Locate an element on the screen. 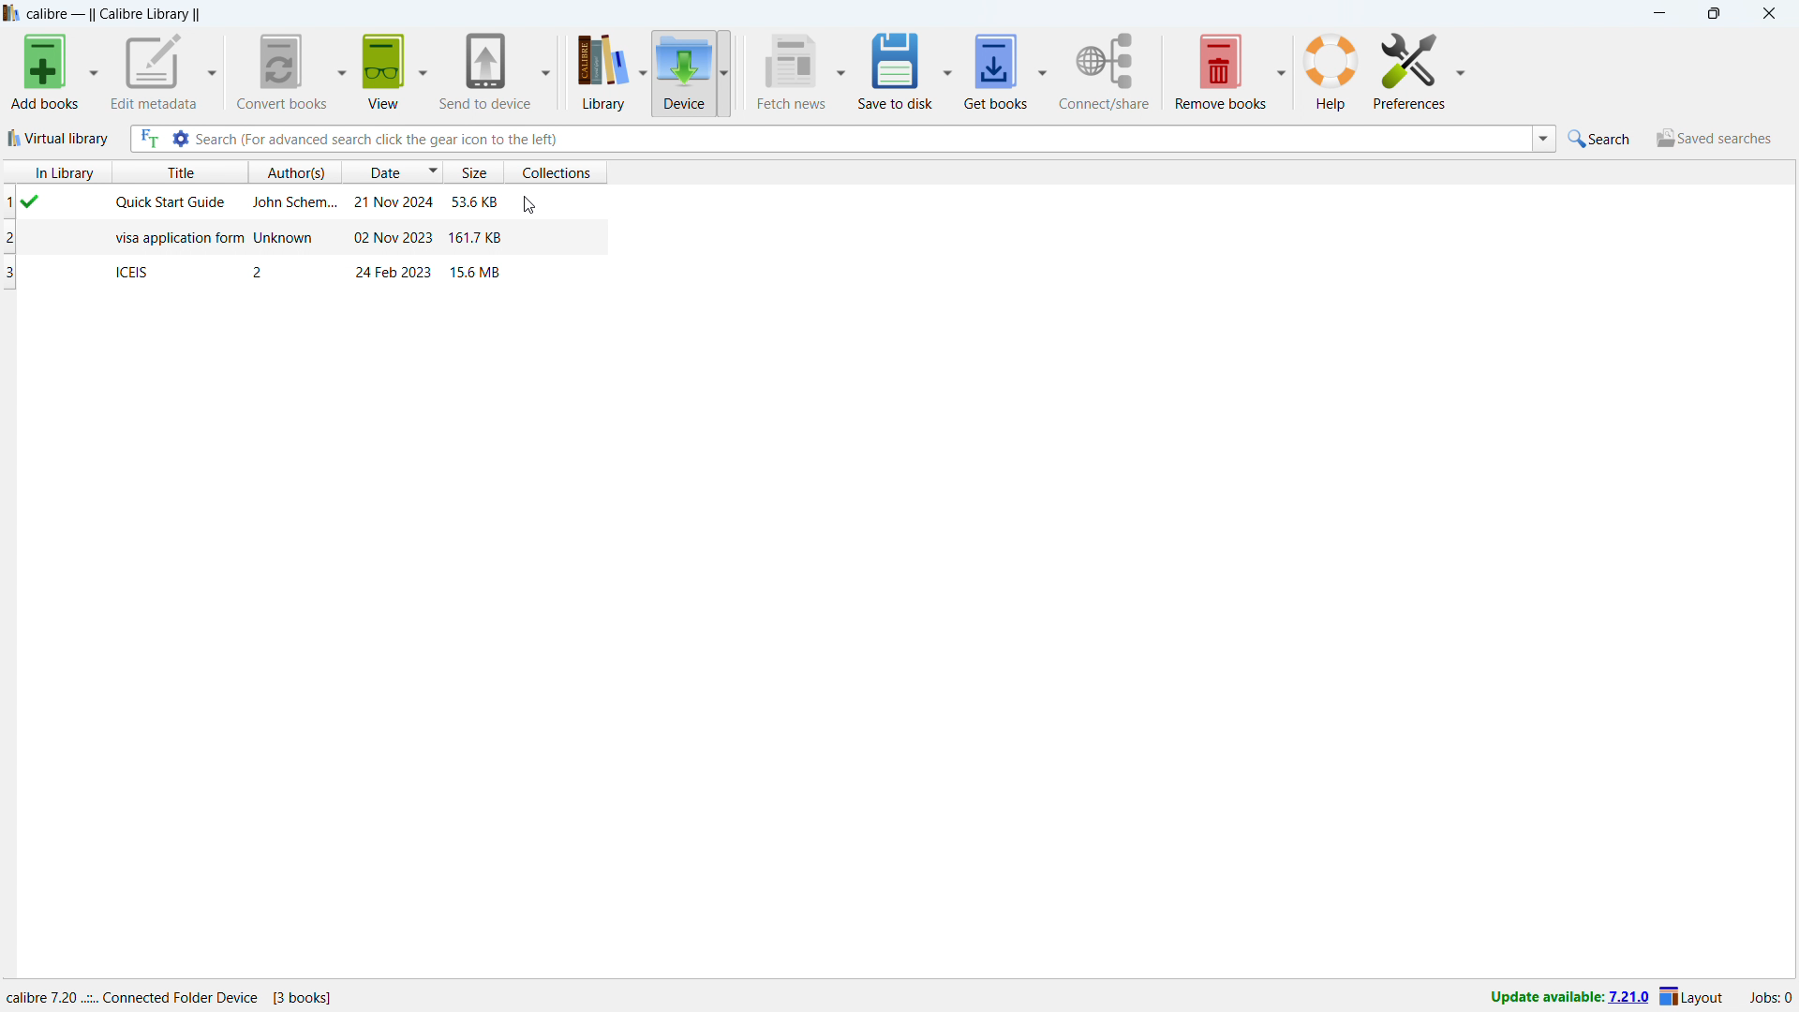 This screenshot has width=1799, height=1012. view is located at coordinates (382, 71).